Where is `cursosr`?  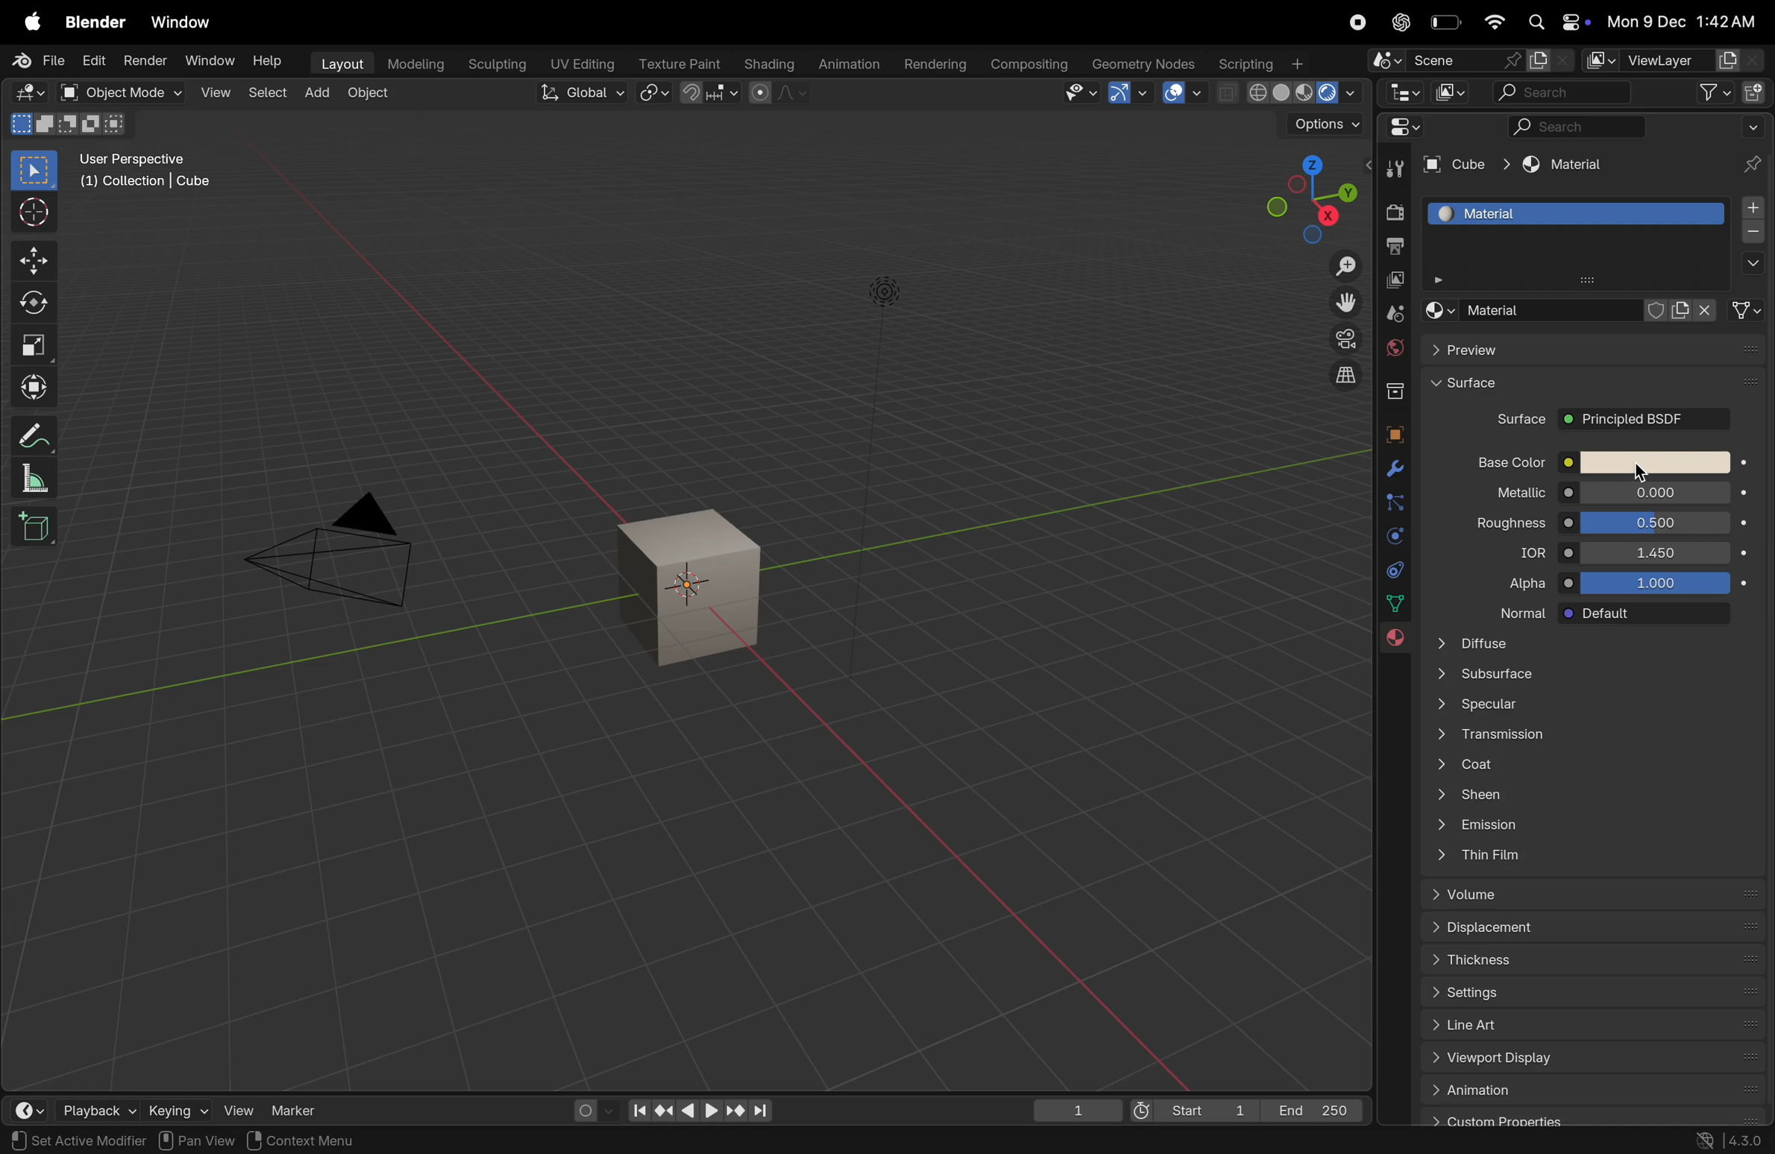 cursosr is located at coordinates (29, 214).